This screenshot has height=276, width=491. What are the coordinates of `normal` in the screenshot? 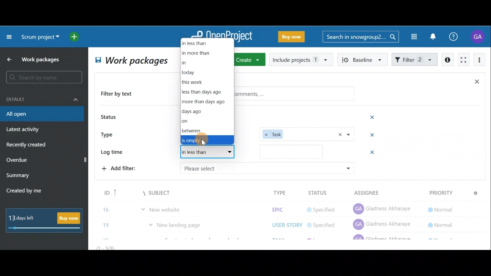 It's located at (440, 207).